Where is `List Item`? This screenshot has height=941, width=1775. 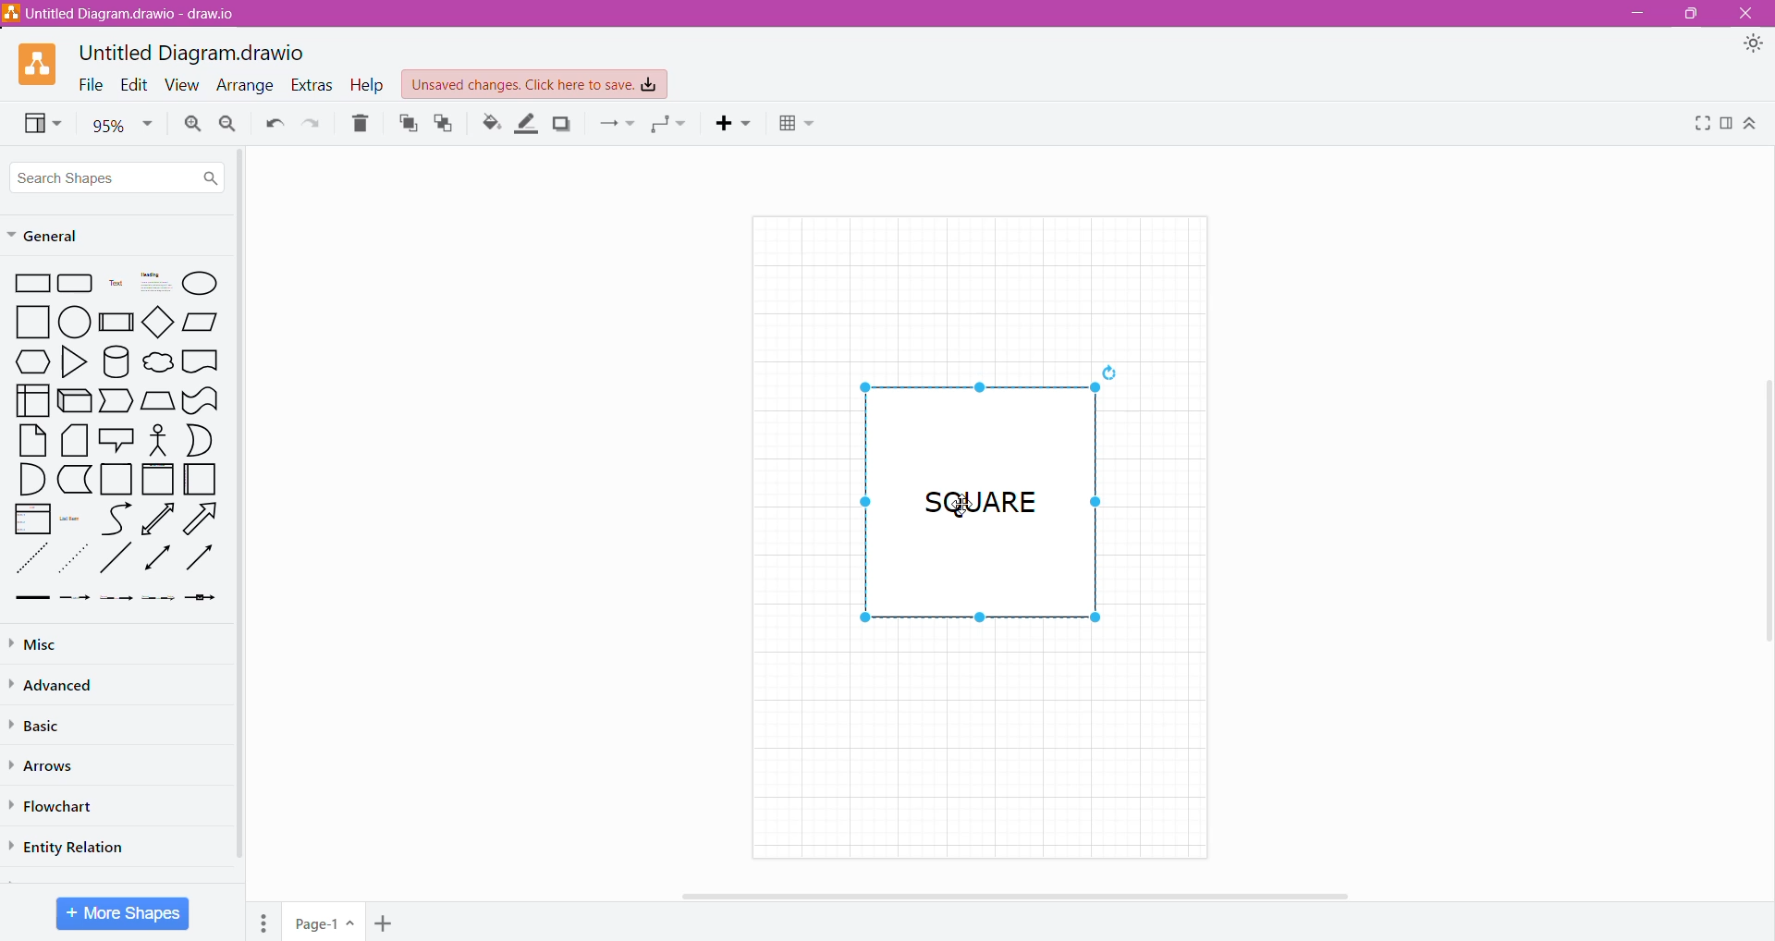 List Item is located at coordinates (72, 522).